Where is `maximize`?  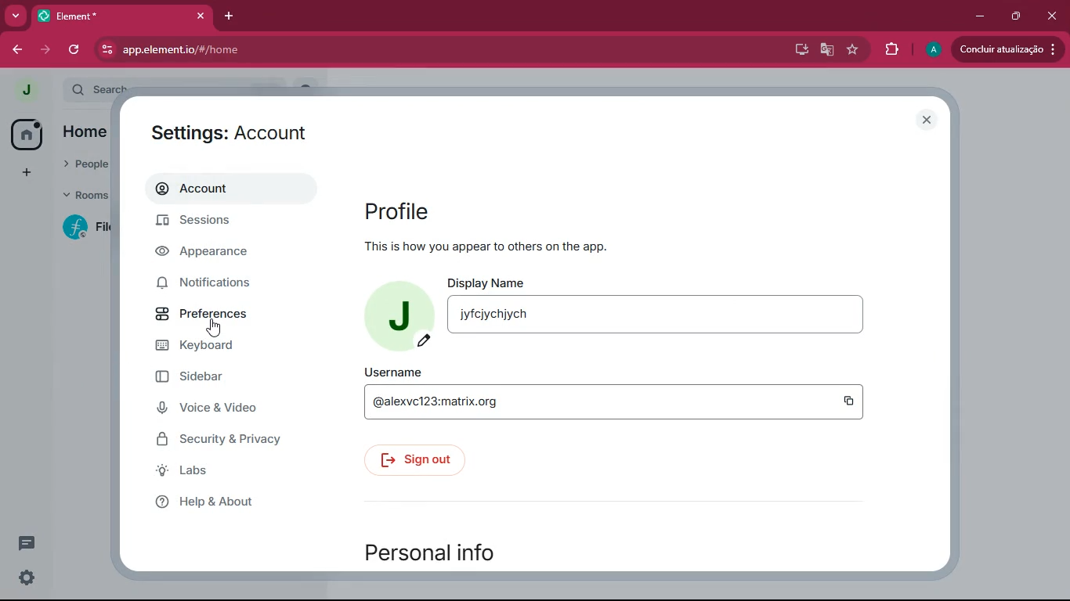 maximize is located at coordinates (1018, 17).